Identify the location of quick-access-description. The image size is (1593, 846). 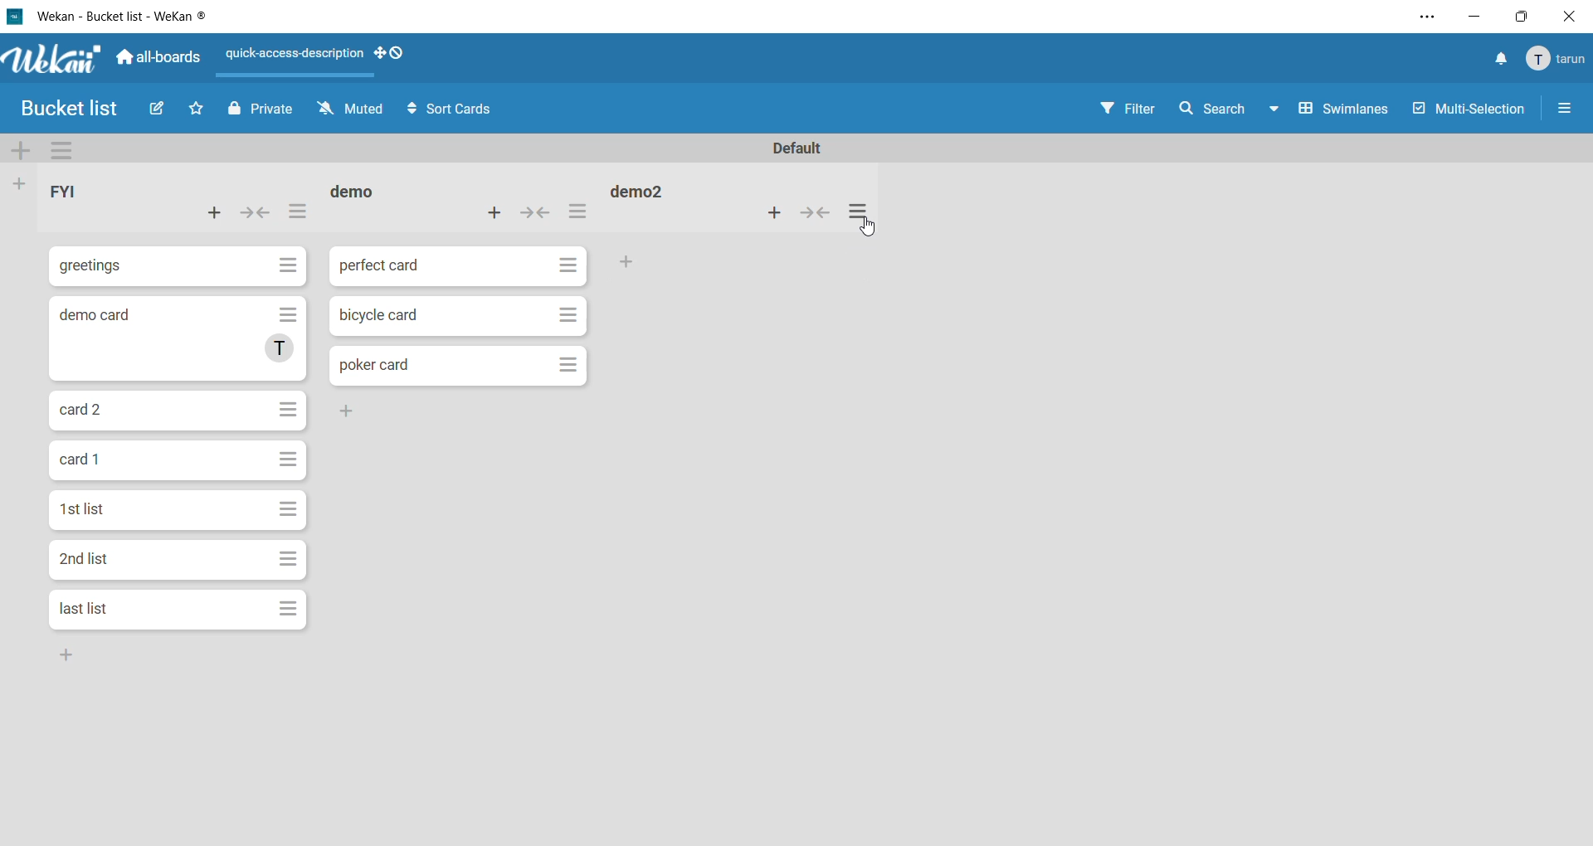
(290, 54).